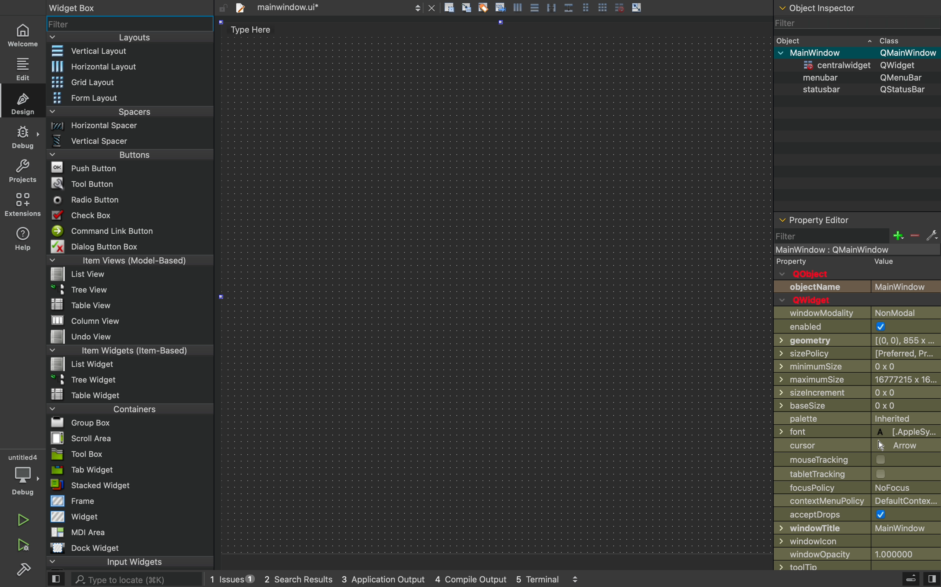  Describe the element at coordinates (130, 410) in the screenshot. I see `containers` at that location.